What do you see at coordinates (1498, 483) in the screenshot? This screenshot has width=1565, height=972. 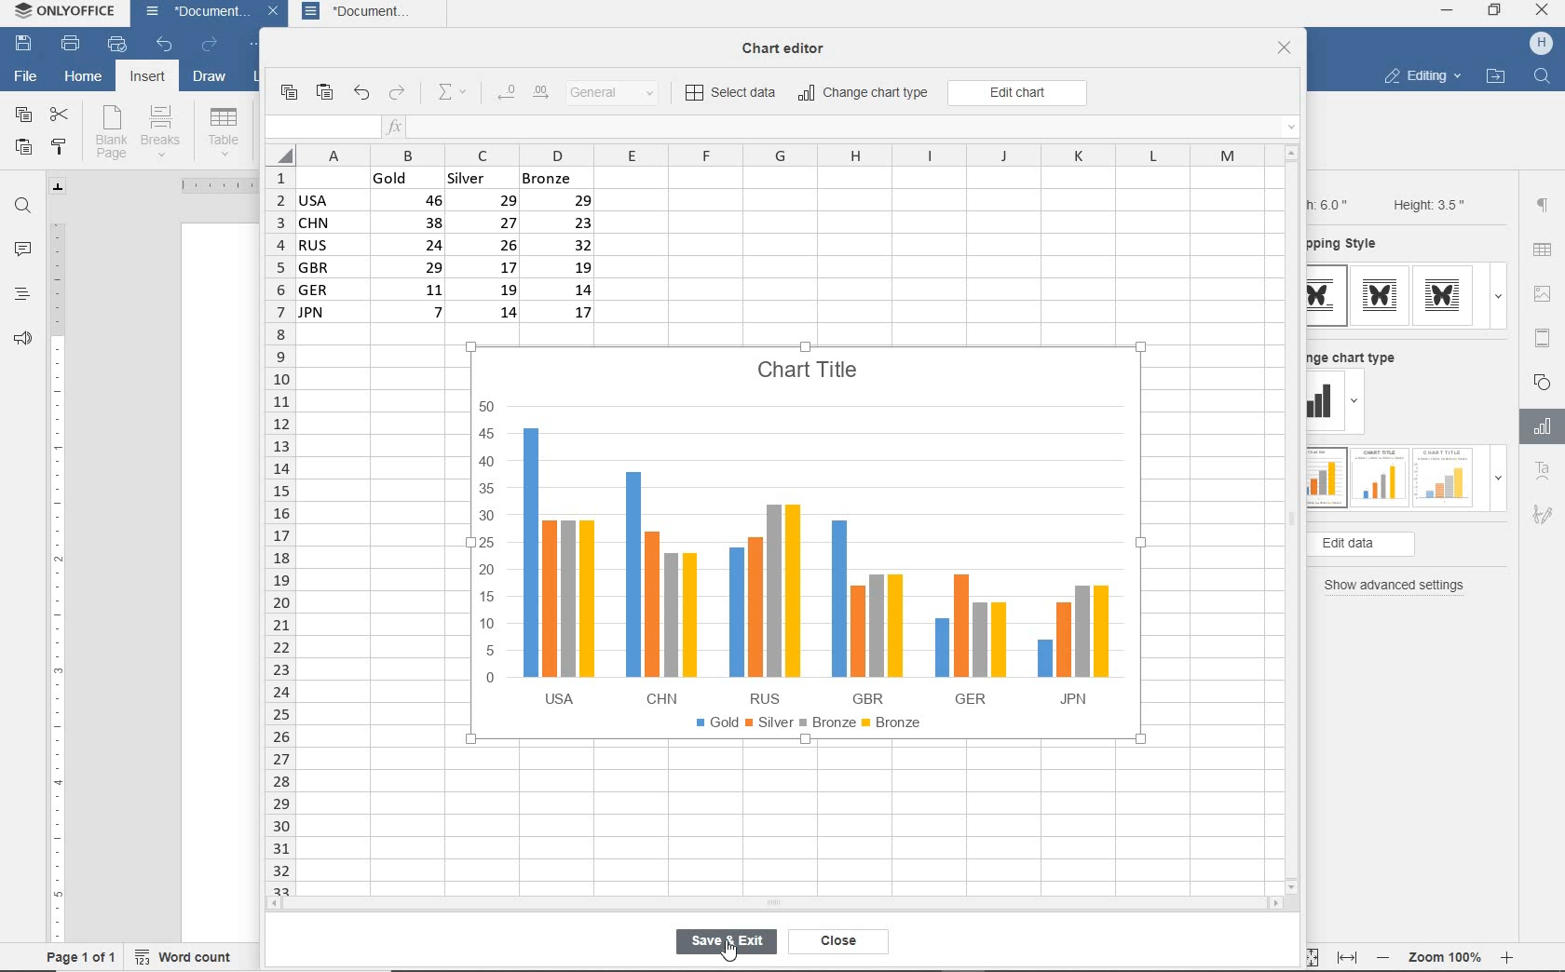 I see `dropdown` at bounding box center [1498, 483].